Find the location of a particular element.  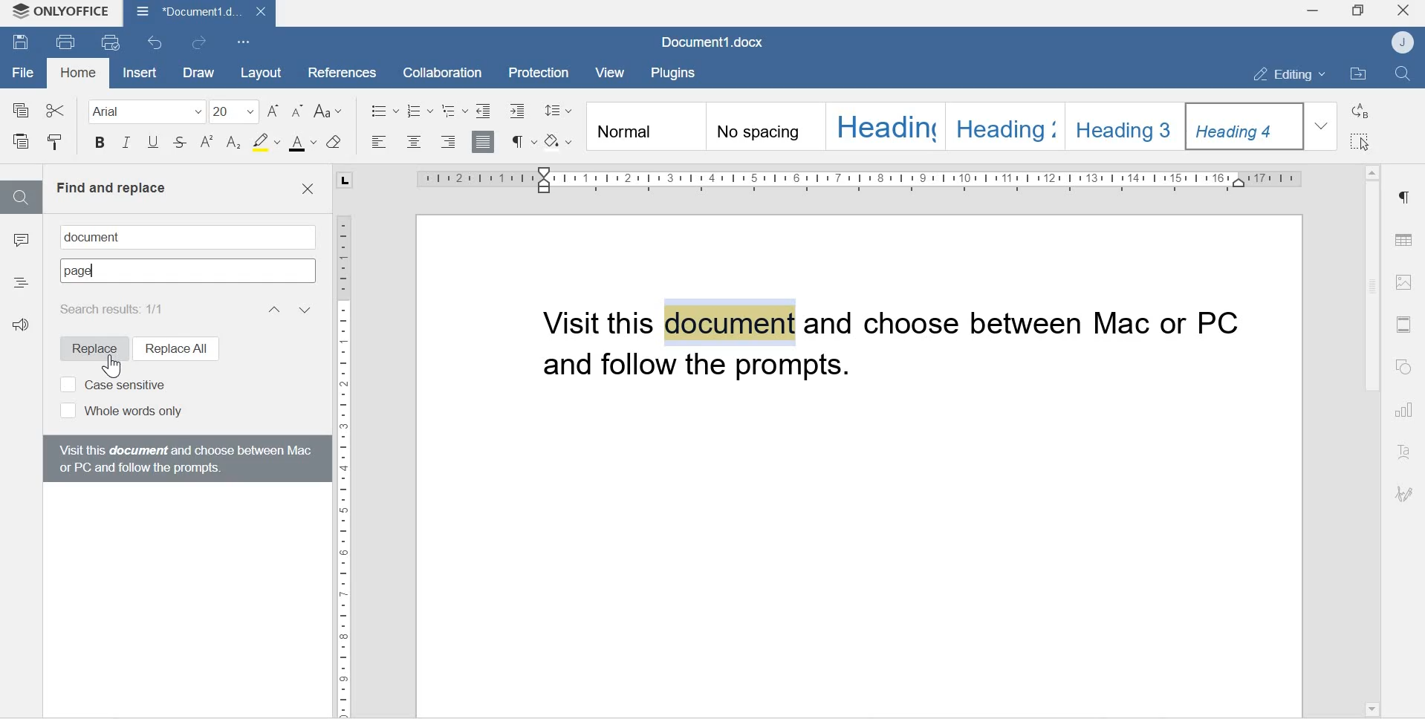

Cut is located at coordinates (55, 108).